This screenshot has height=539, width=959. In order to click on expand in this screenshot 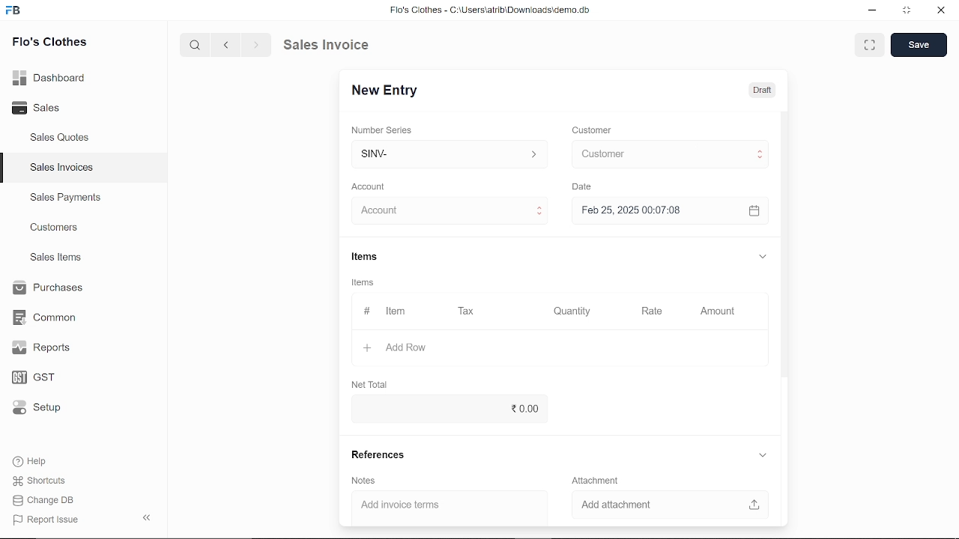, I will do `click(764, 258)`.